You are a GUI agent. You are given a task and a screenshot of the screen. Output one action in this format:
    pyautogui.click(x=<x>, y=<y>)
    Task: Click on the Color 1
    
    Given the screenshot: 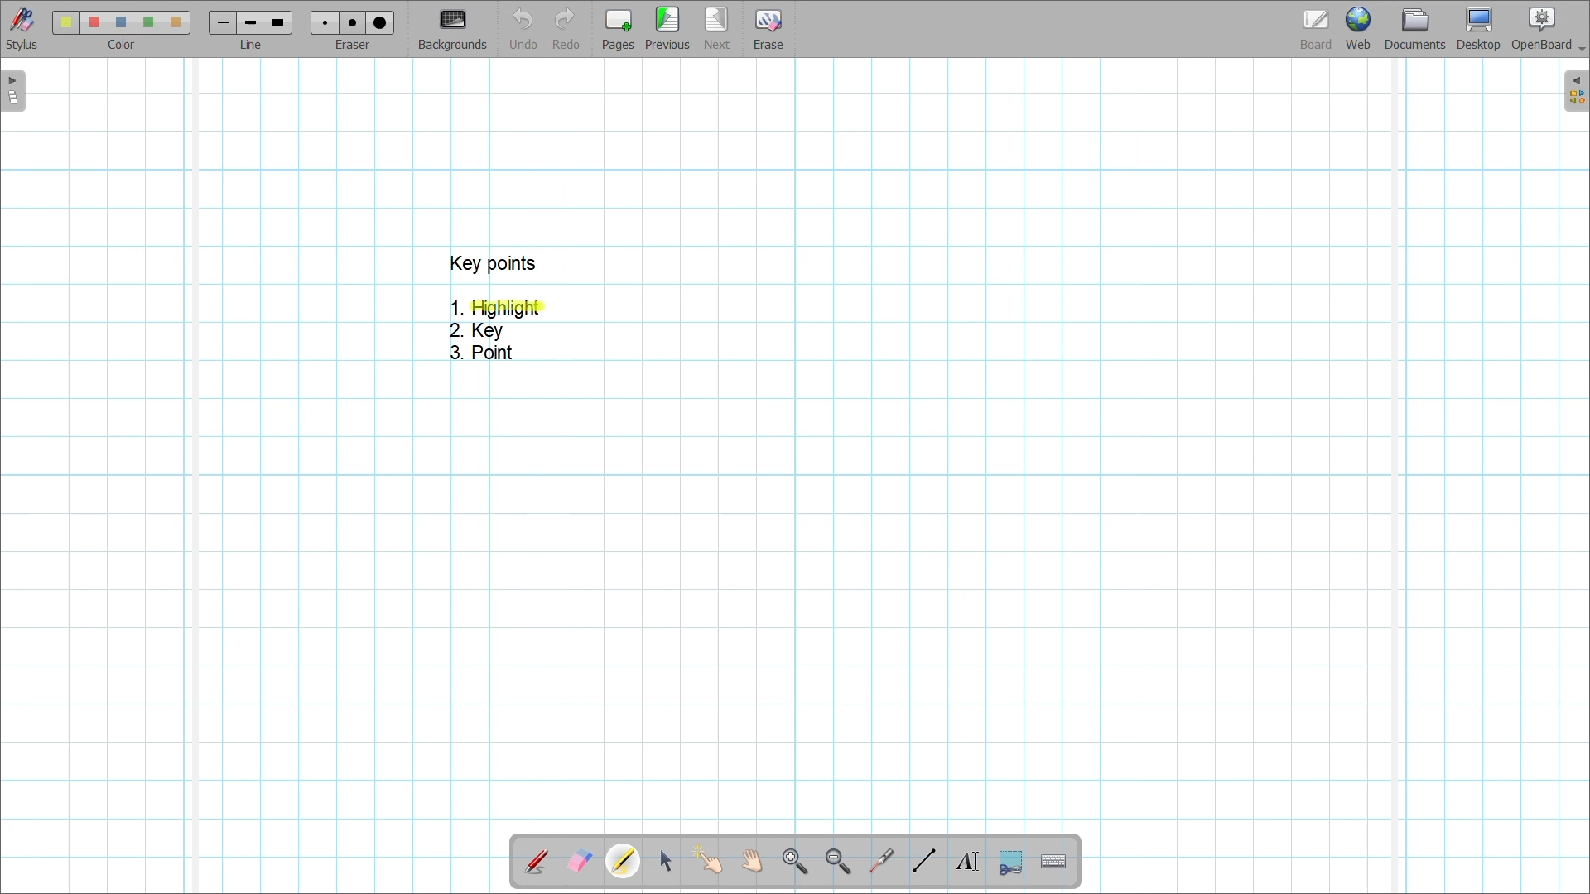 What is the action you would take?
    pyautogui.click(x=65, y=22)
    